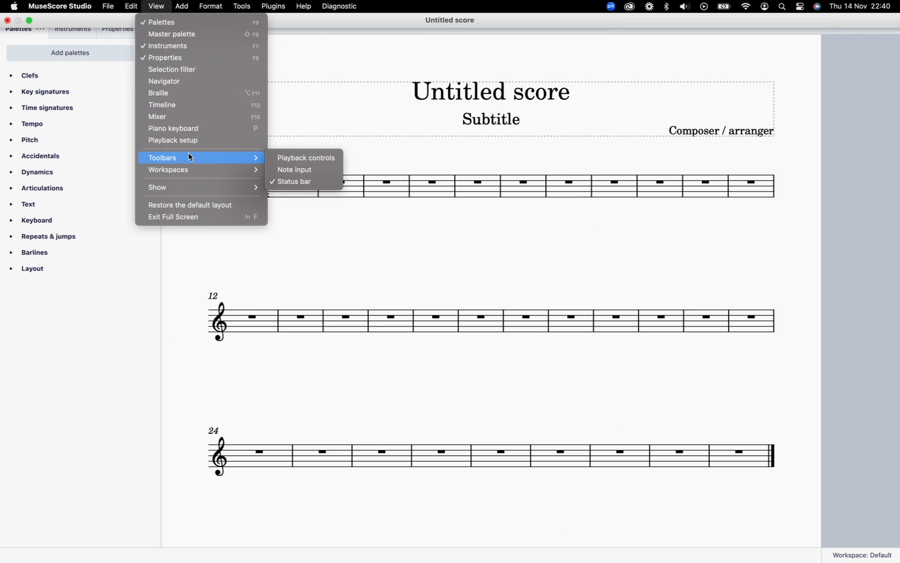 This screenshot has height=563, width=900. What do you see at coordinates (206, 156) in the screenshot?
I see `toolbars` at bounding box center [206, 156].